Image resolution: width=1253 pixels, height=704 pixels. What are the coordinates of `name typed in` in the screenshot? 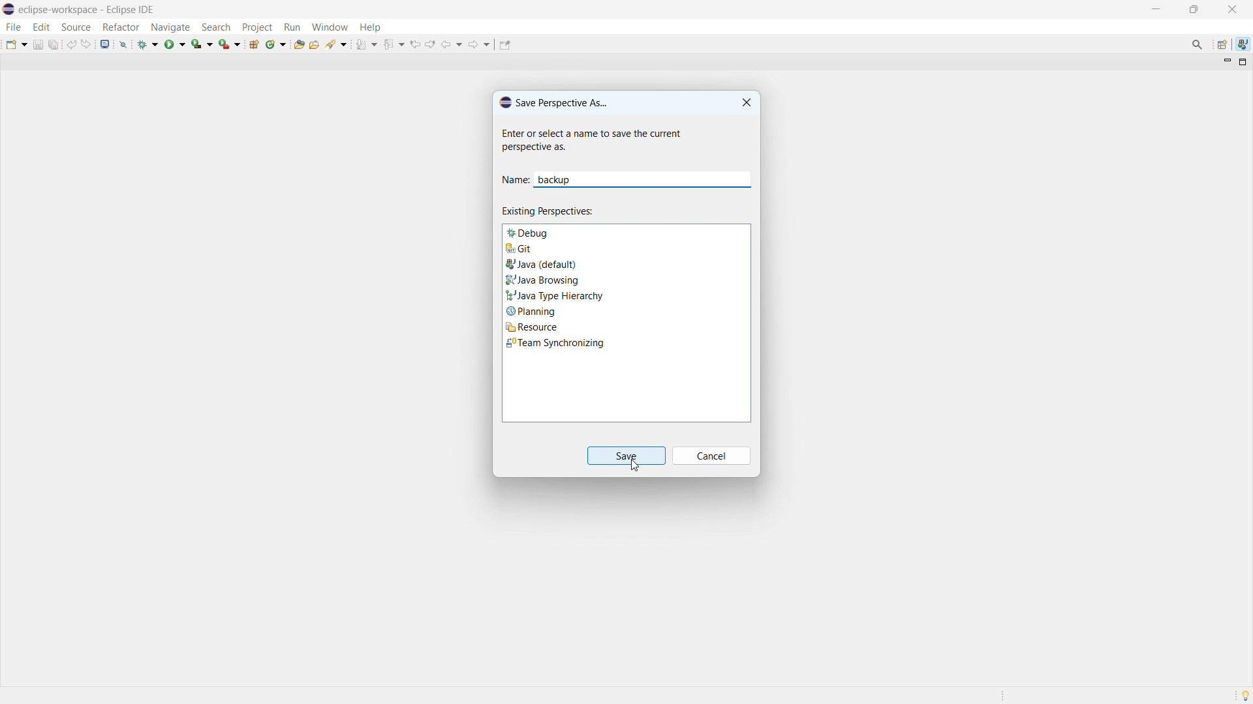 It's located at (557, 179).